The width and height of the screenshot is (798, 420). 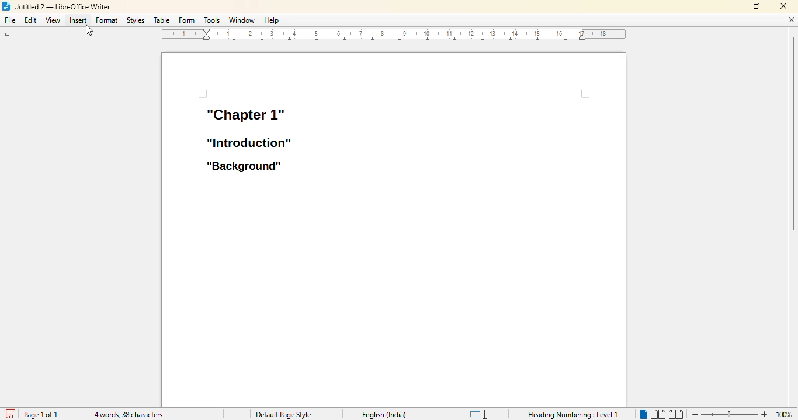 What do you see at coordinates (211, 20) in the screenshot?
I see `tools` at bounding box center [211, 20].